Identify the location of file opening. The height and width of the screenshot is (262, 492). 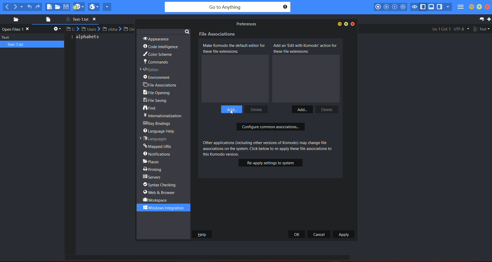
(158, 93).